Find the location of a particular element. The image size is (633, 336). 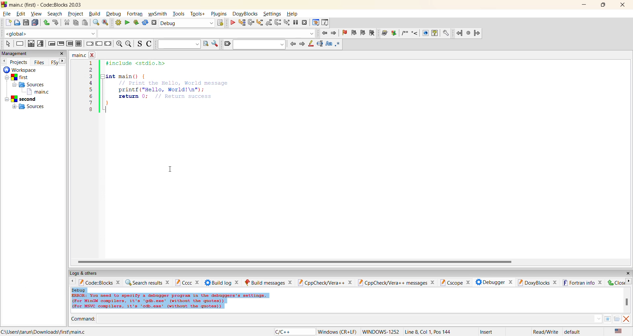

select is located at coordinates (8, 44).